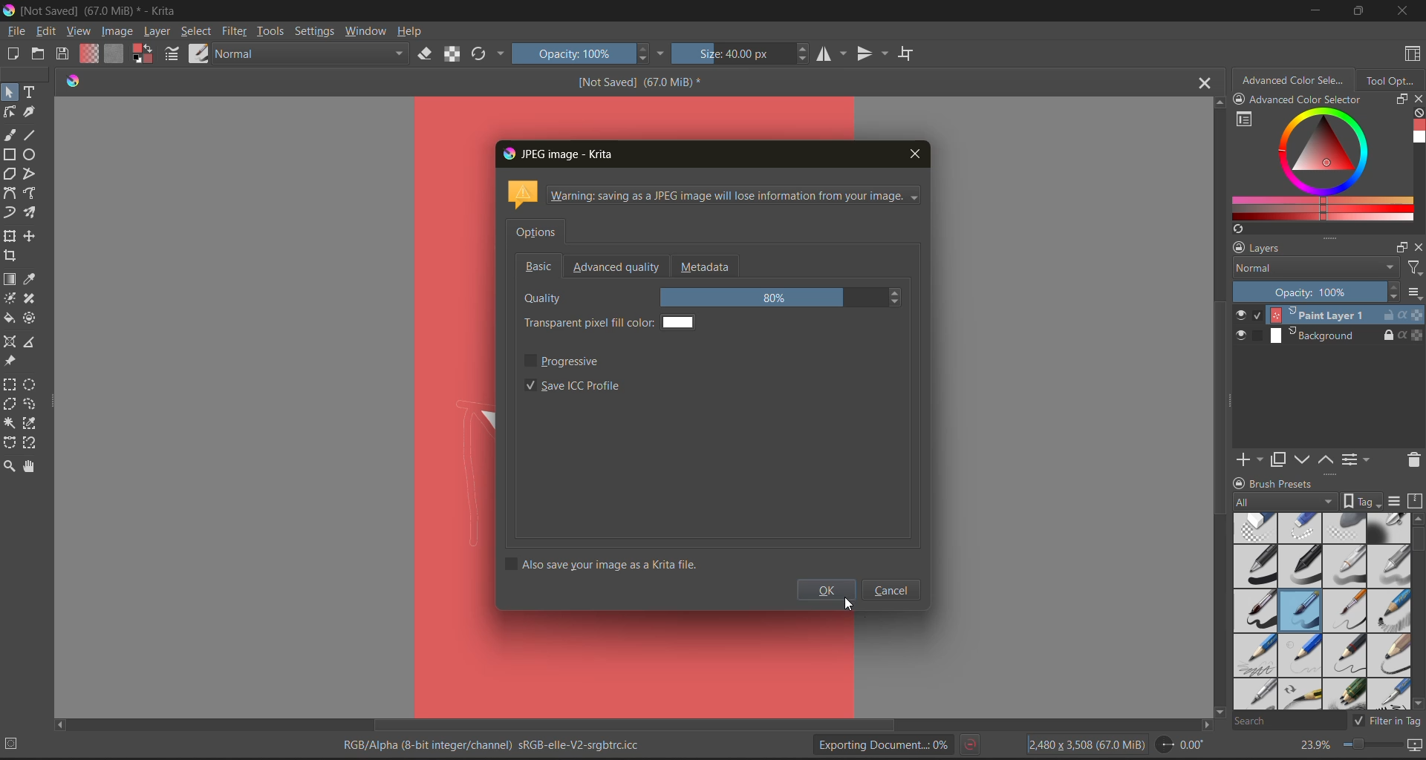 The height and width of the screenshot is (760, 1426). Describe the element at coordinates (45, 31) in the screenshot. I see `edit` at that location.